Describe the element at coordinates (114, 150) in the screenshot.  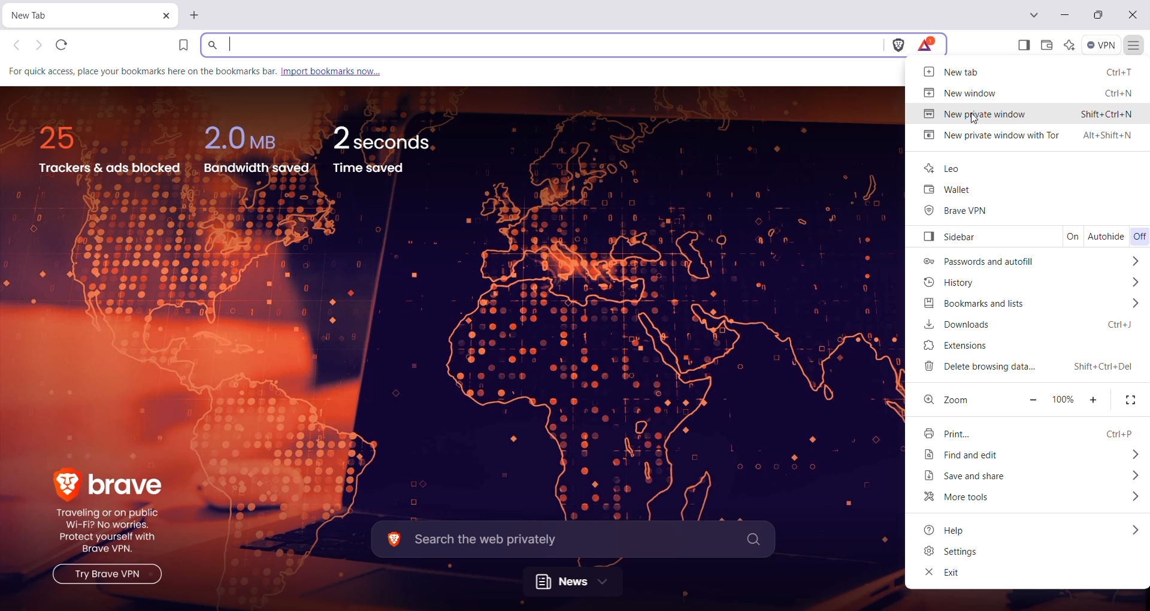
I see `25ntrackers and ads blocked` at that location.